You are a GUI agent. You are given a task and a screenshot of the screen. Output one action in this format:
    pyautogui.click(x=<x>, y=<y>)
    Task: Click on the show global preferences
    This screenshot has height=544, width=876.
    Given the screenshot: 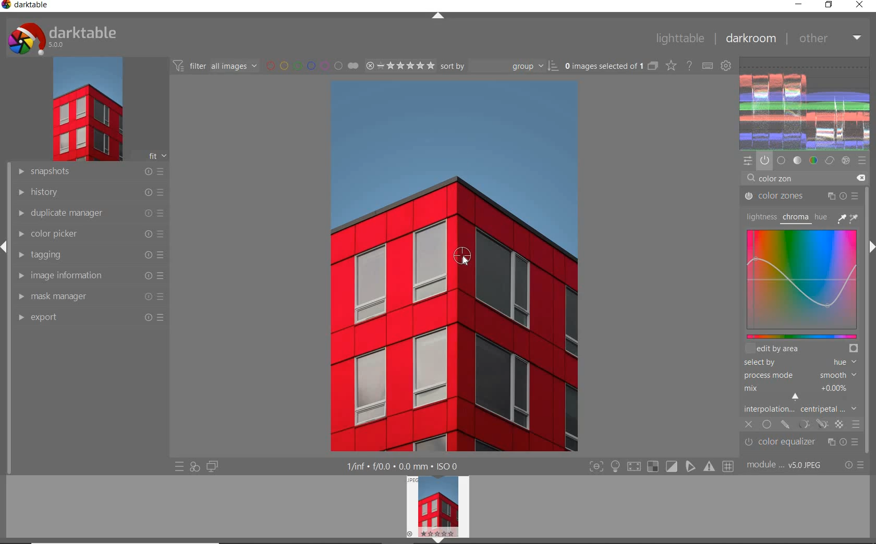 What is the action you would take?
    pyautogui.click(x=727, y=67)
    